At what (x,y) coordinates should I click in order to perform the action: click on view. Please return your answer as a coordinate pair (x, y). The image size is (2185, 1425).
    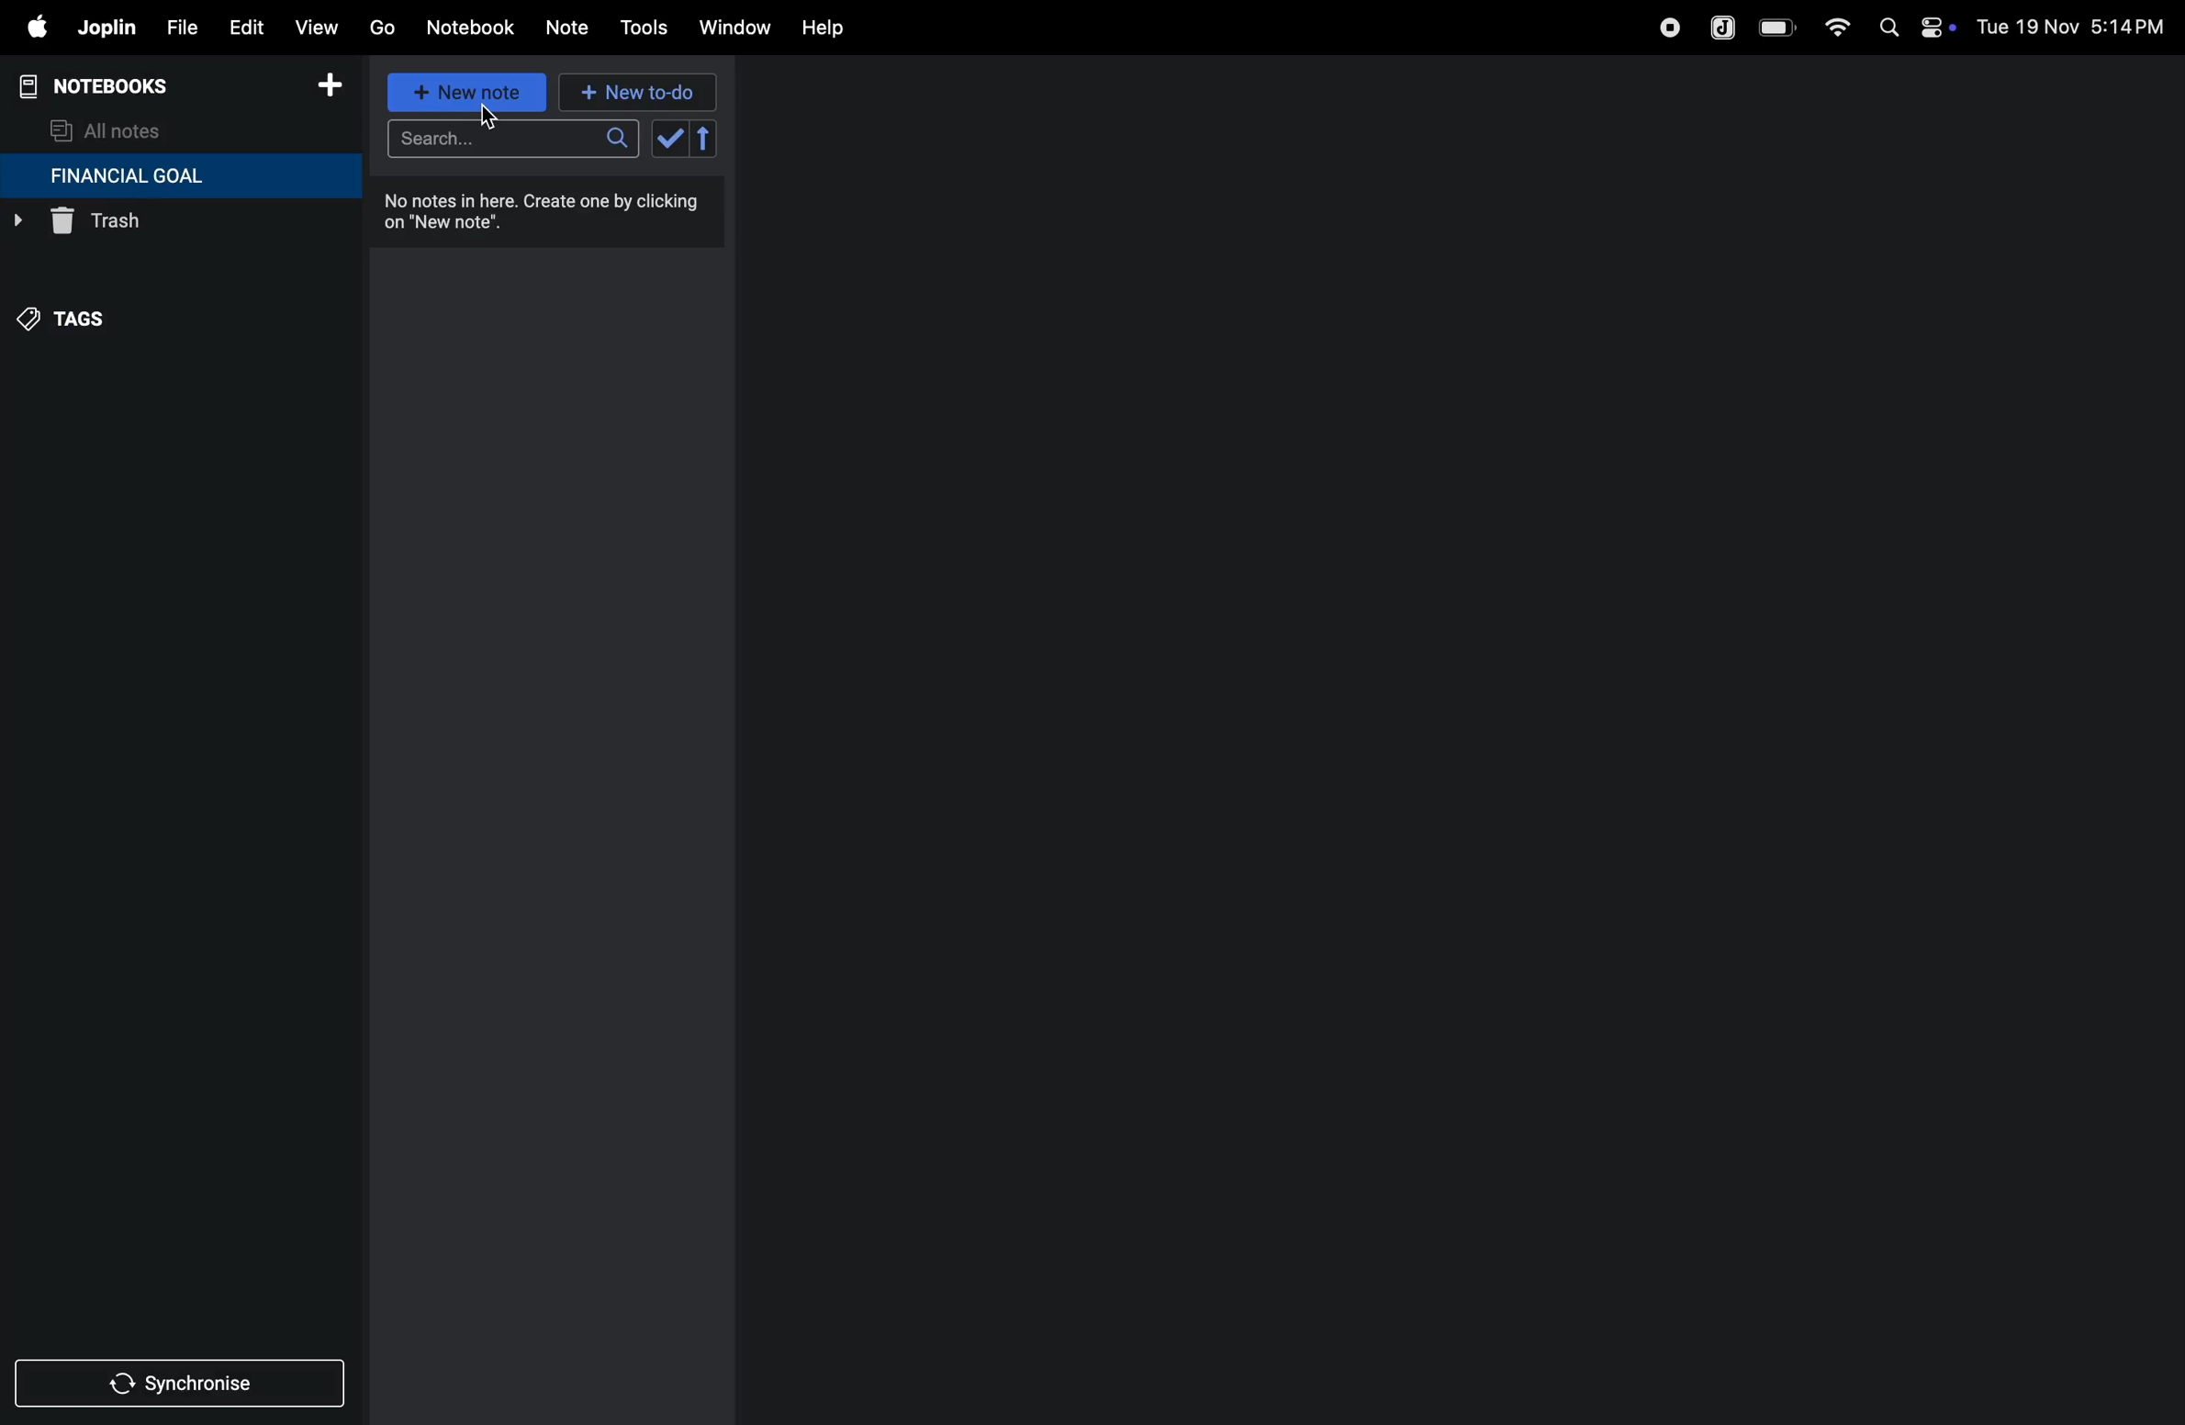
    Looking at the image, I should click on (315, 23).